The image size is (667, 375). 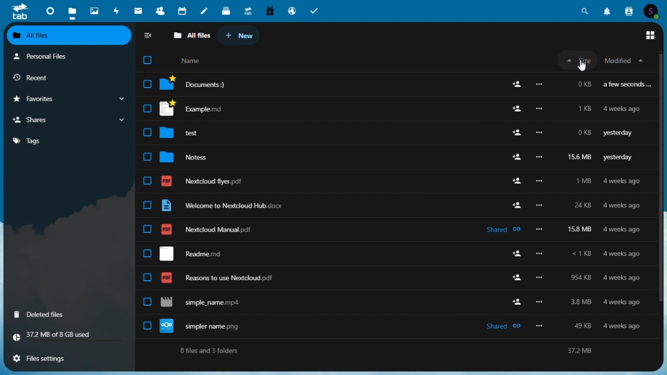 I want to click on Checkbox, so click(x=147, y=63).